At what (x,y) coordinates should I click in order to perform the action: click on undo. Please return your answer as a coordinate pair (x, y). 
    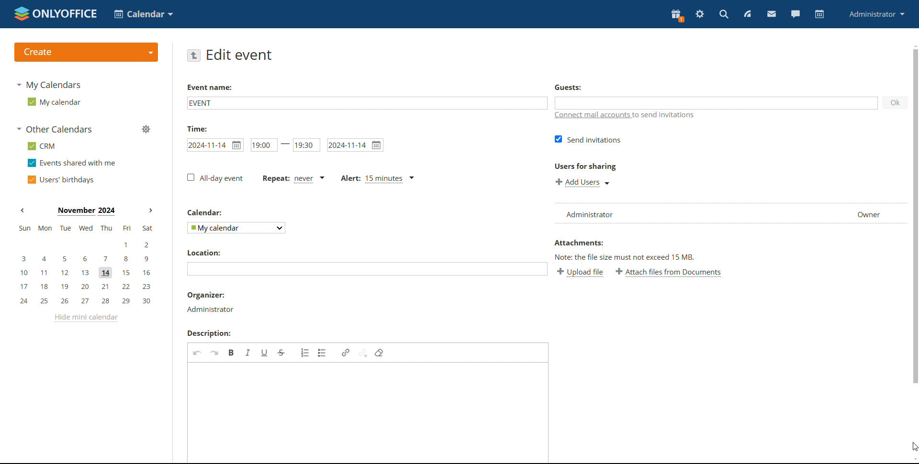
    Looking at the image, I should click on (198, 352).